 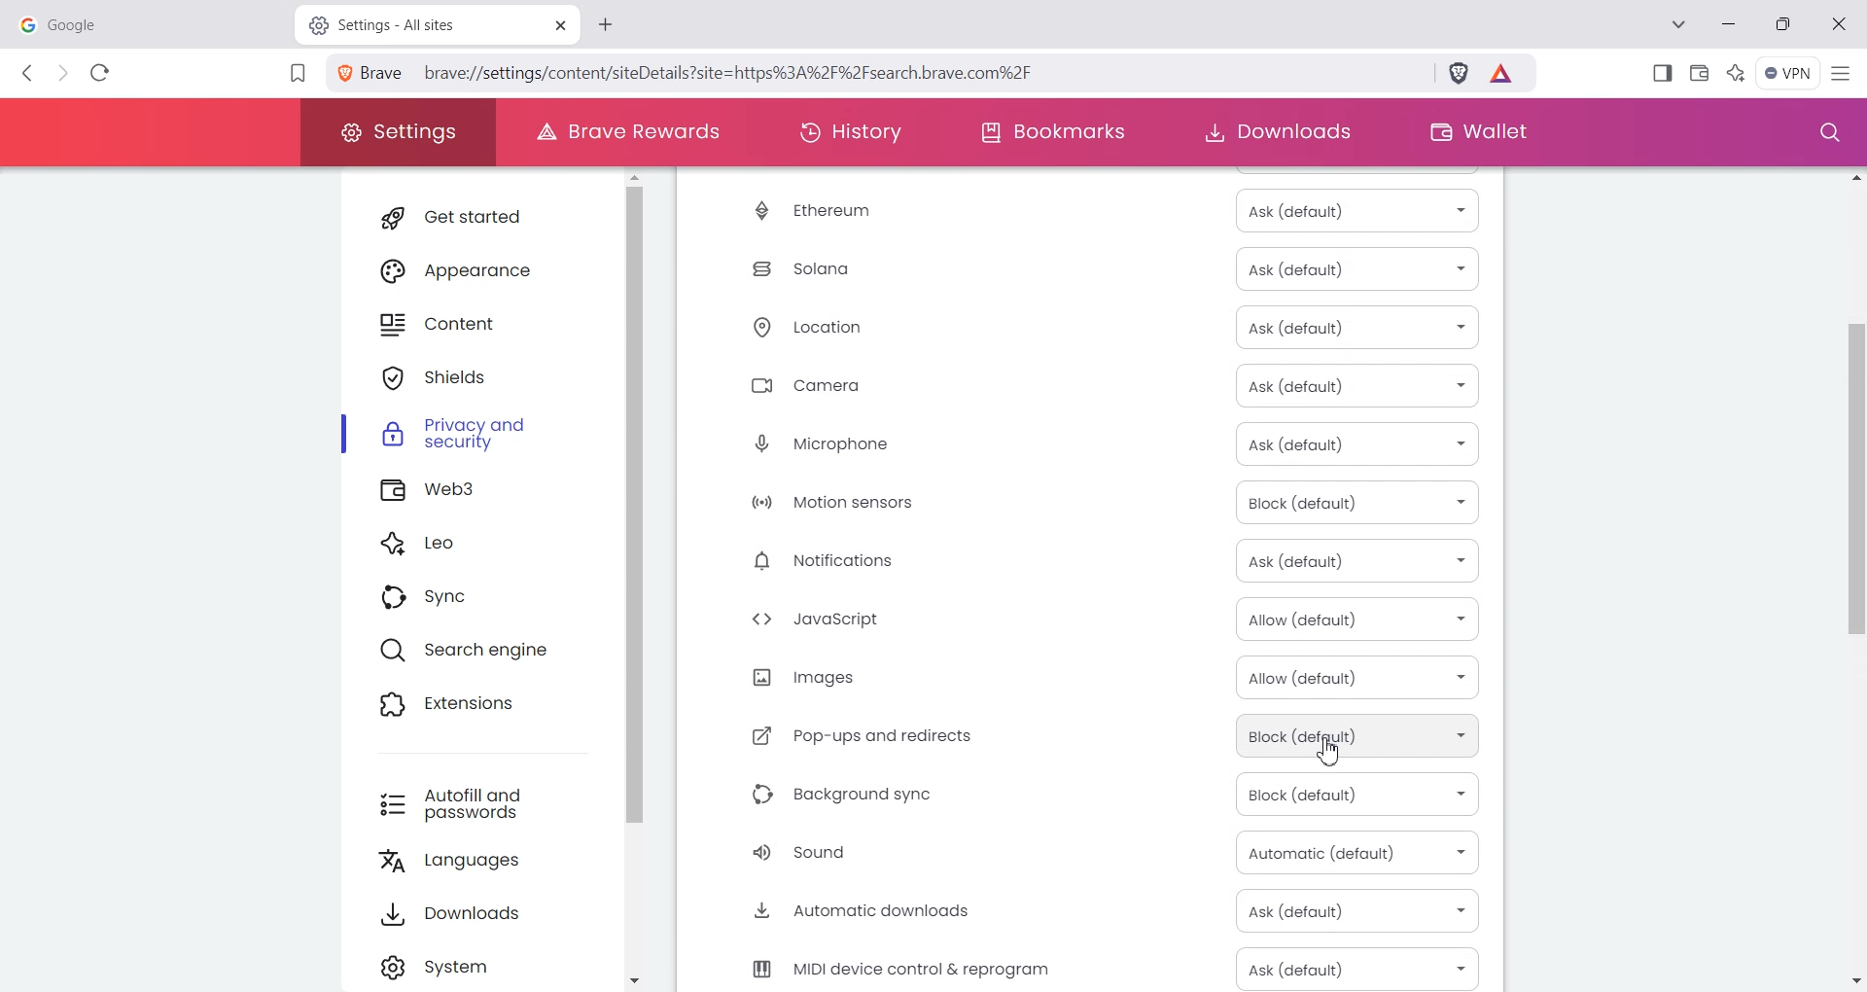 What do you see at coordinates (482, 492) in the screenshot?
I see `Web3` at bounding box center [482, 492].